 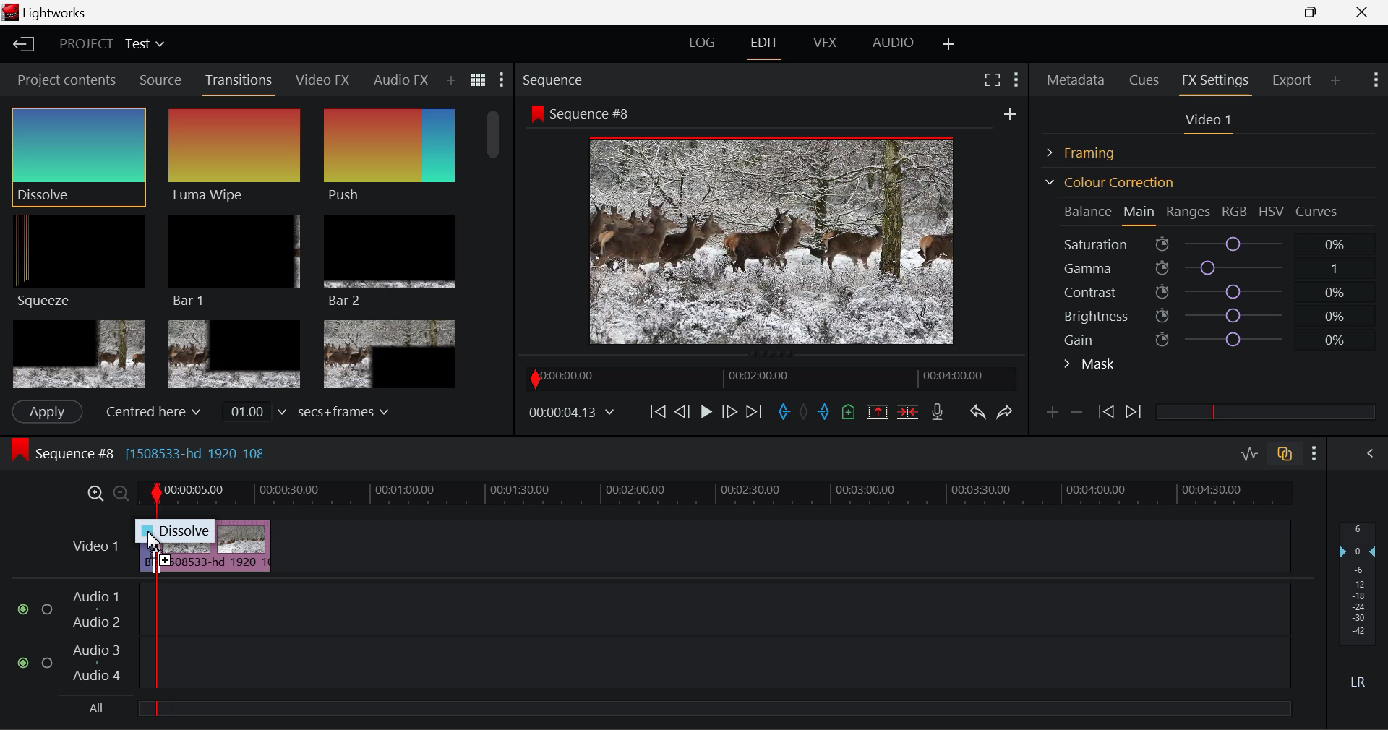 I want to click on Show Settings, so click(x=1015, y=77).